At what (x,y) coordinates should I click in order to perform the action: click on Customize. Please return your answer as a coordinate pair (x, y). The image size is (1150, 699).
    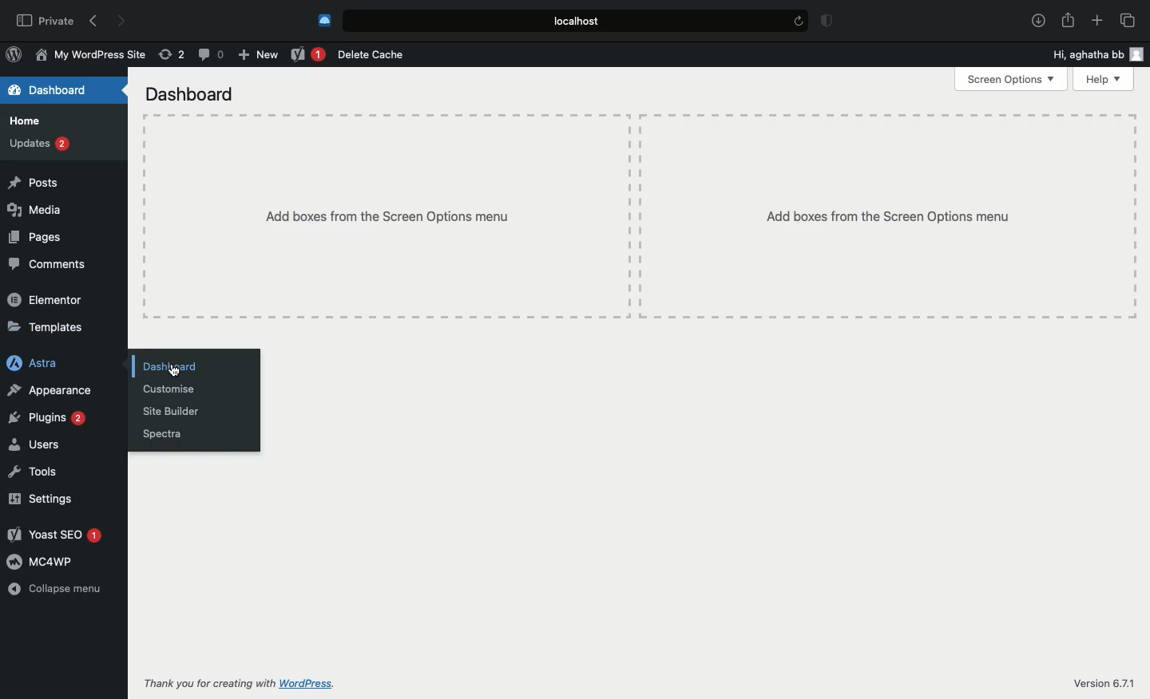
    Looking at the image, I should click on (168, 389).